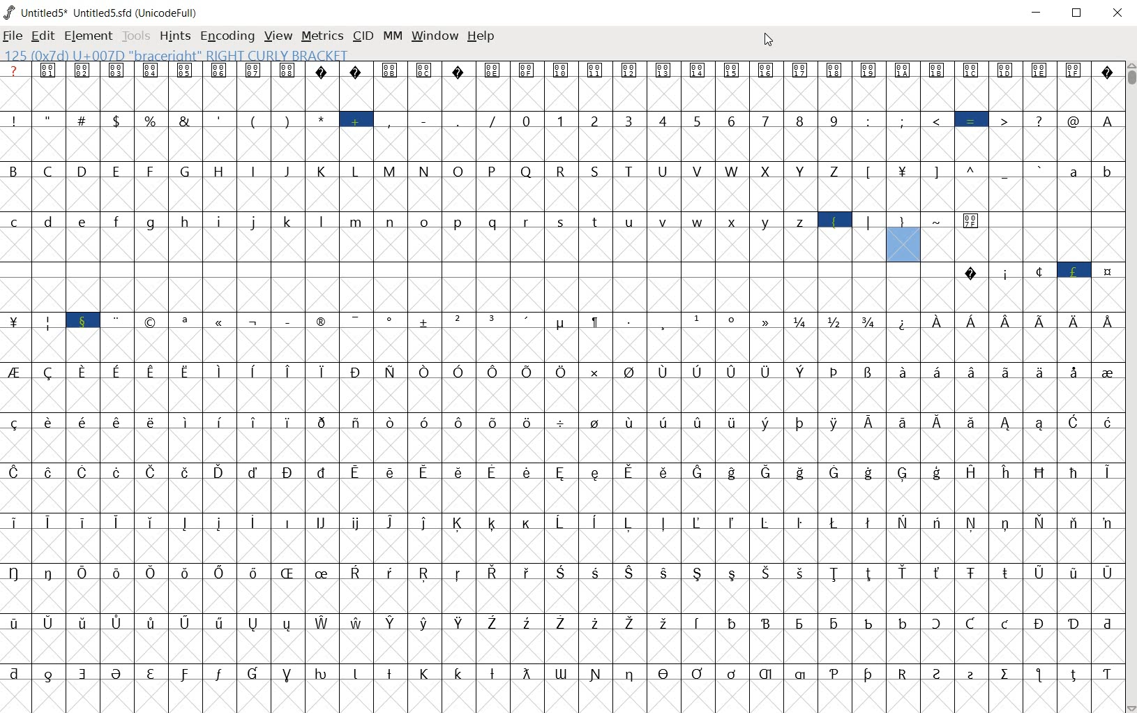 Image resolution: width=1137 pixels, height=713 pixels. I want to click on CURSOR, so click(768, 40).